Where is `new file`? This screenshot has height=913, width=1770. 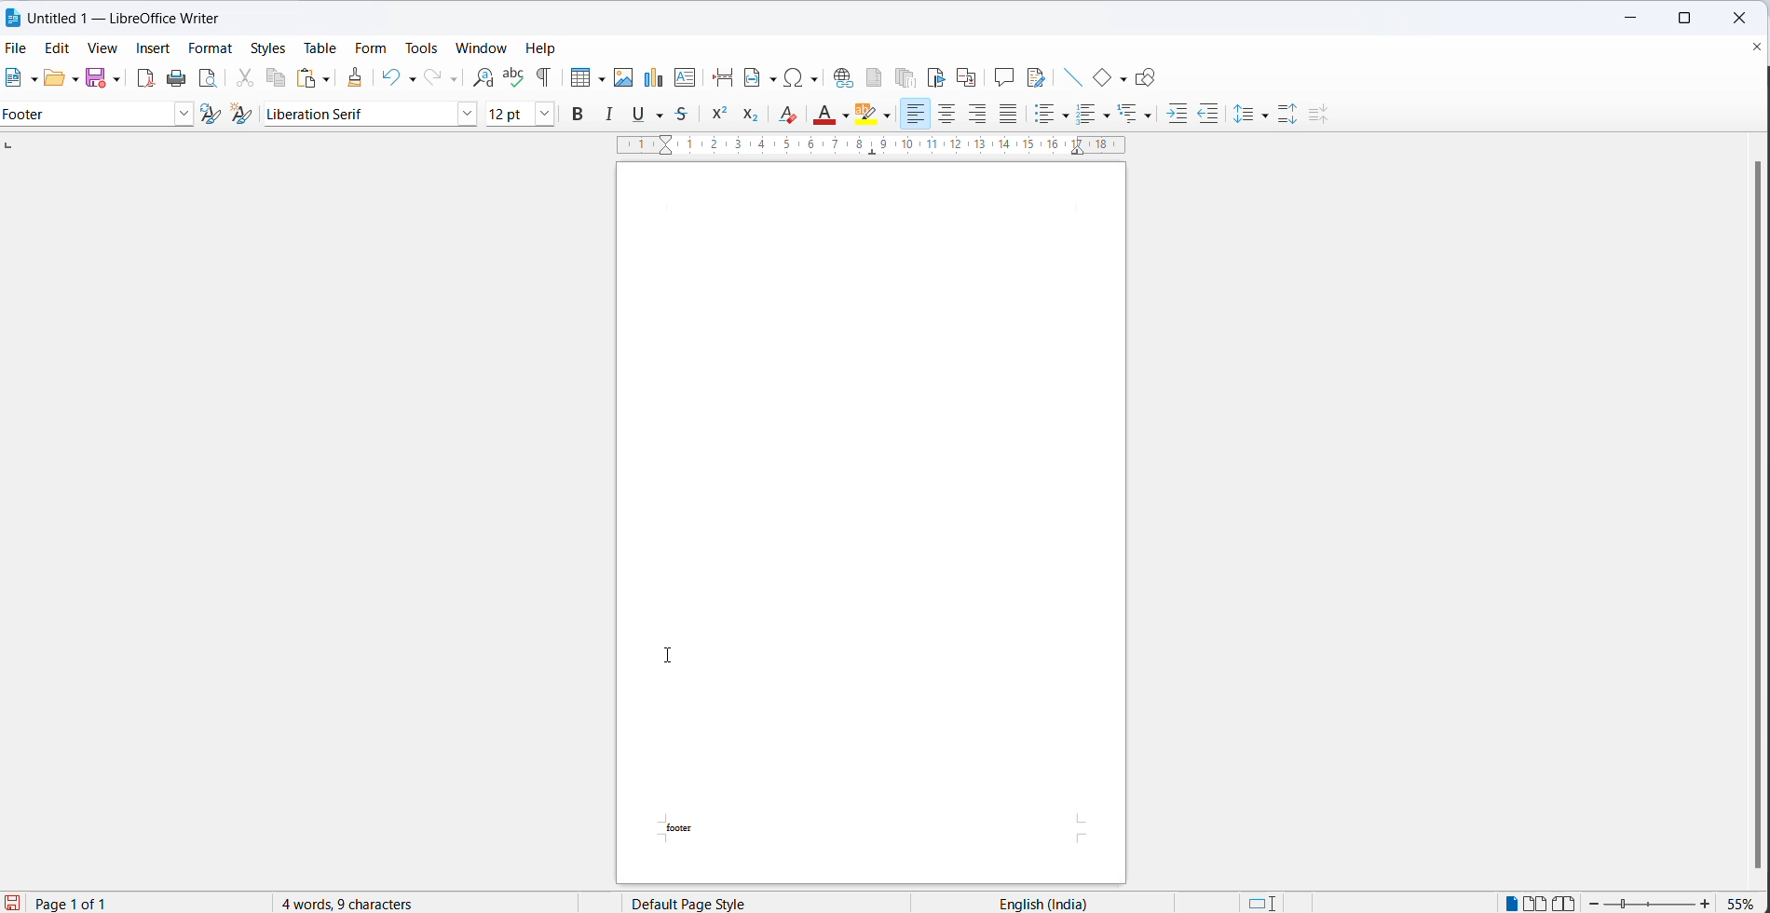
new file is located at coordinates (14, 79).